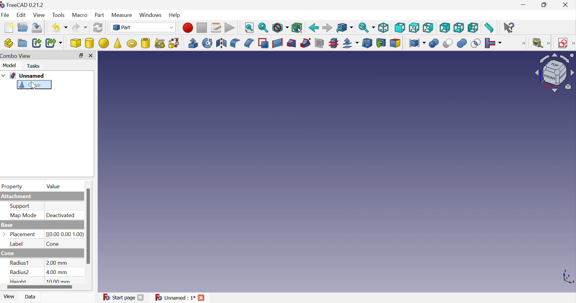  Describe the element at coordinates (60, 27) in the screenshot. I see `Undo` at that location.